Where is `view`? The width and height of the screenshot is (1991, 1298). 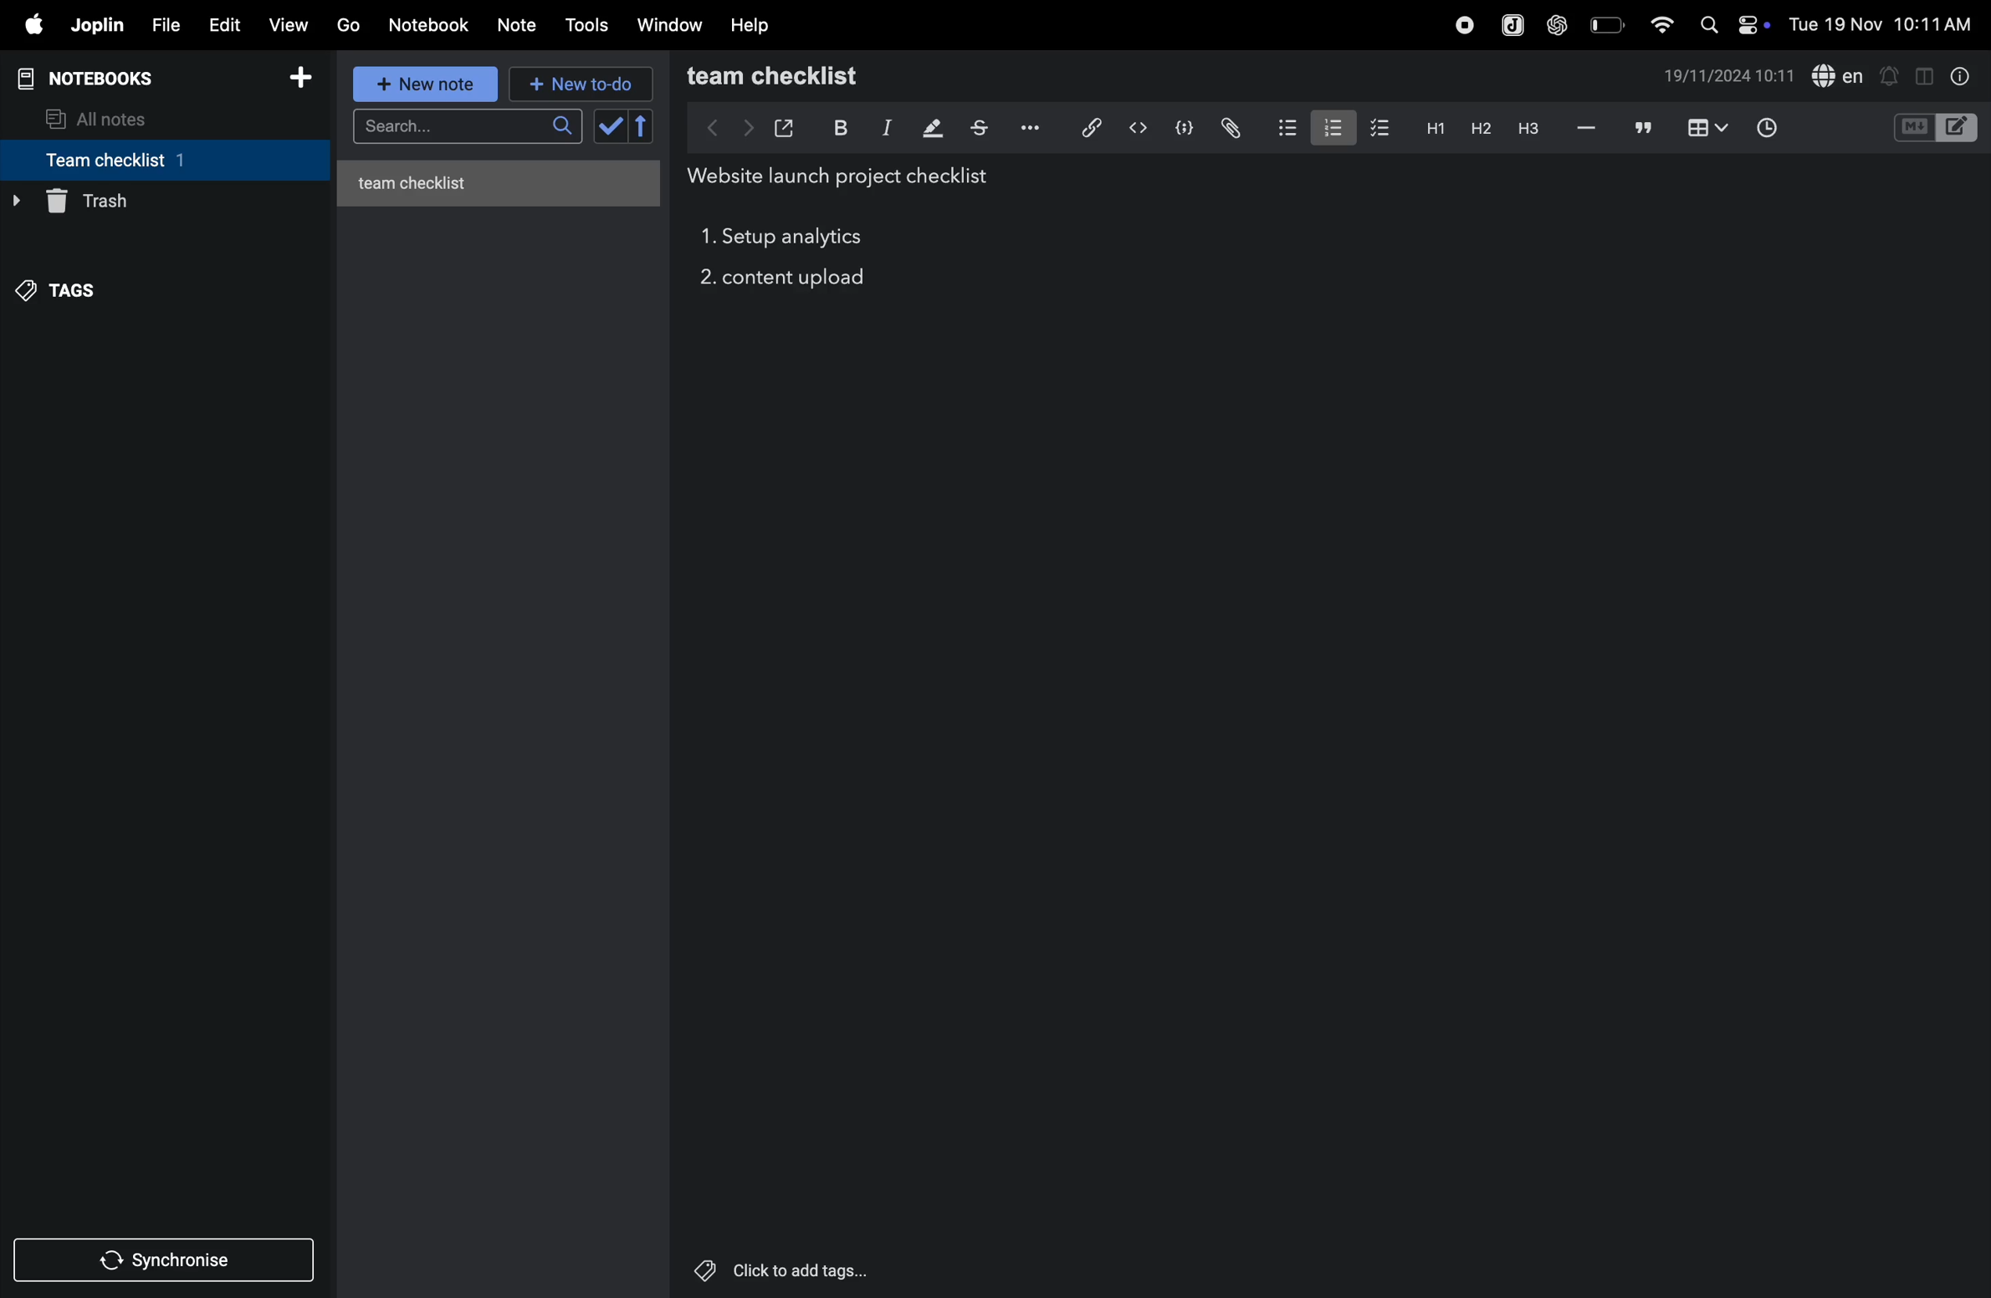 view is located at coordinates (292, 23).